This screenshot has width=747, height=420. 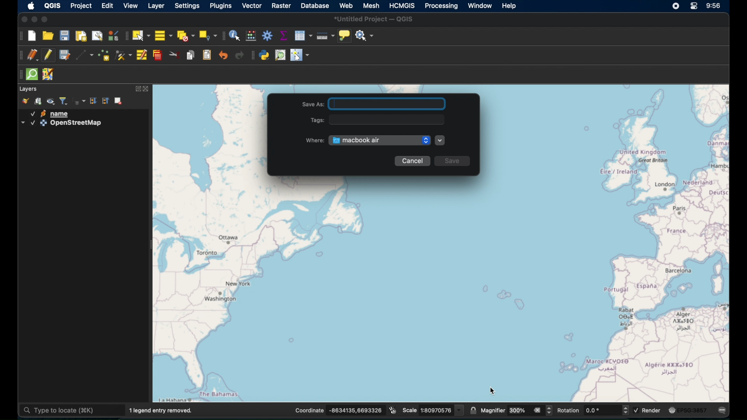 I want to click on QGIS, so click(x=52, y=6).